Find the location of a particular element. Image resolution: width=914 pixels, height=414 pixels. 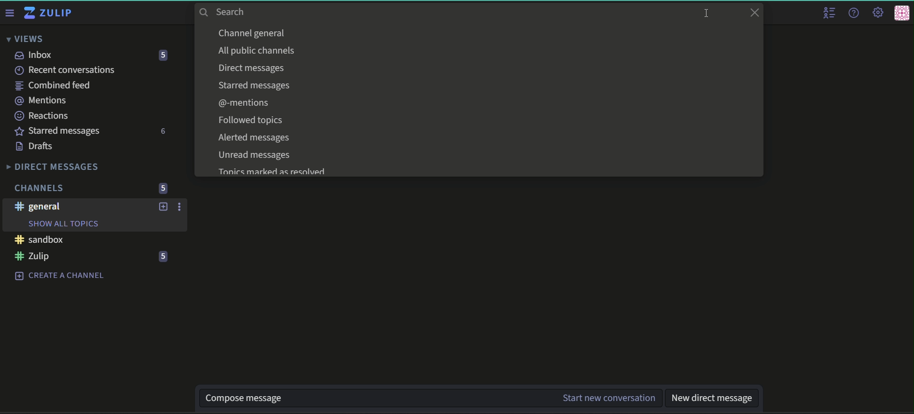

number is located at coordinates (164, 188).